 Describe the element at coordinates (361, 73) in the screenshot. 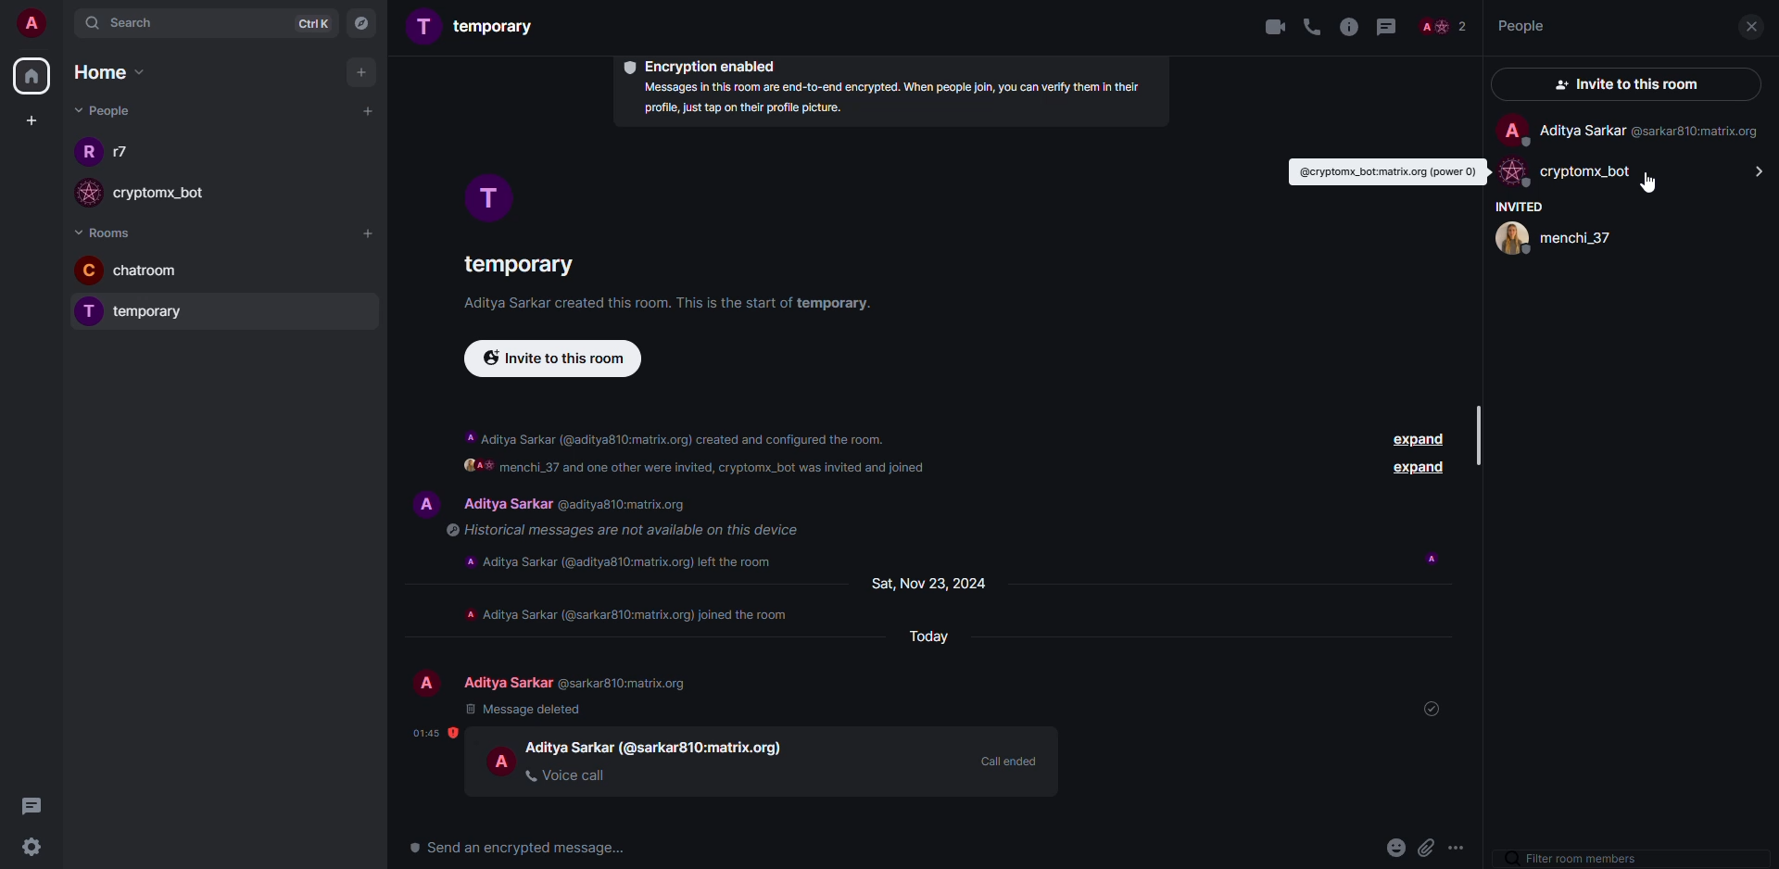

I see `add` at that location.